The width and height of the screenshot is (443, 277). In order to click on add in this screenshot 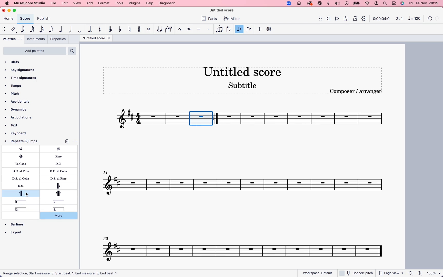, I will do `click(90, 3)`.